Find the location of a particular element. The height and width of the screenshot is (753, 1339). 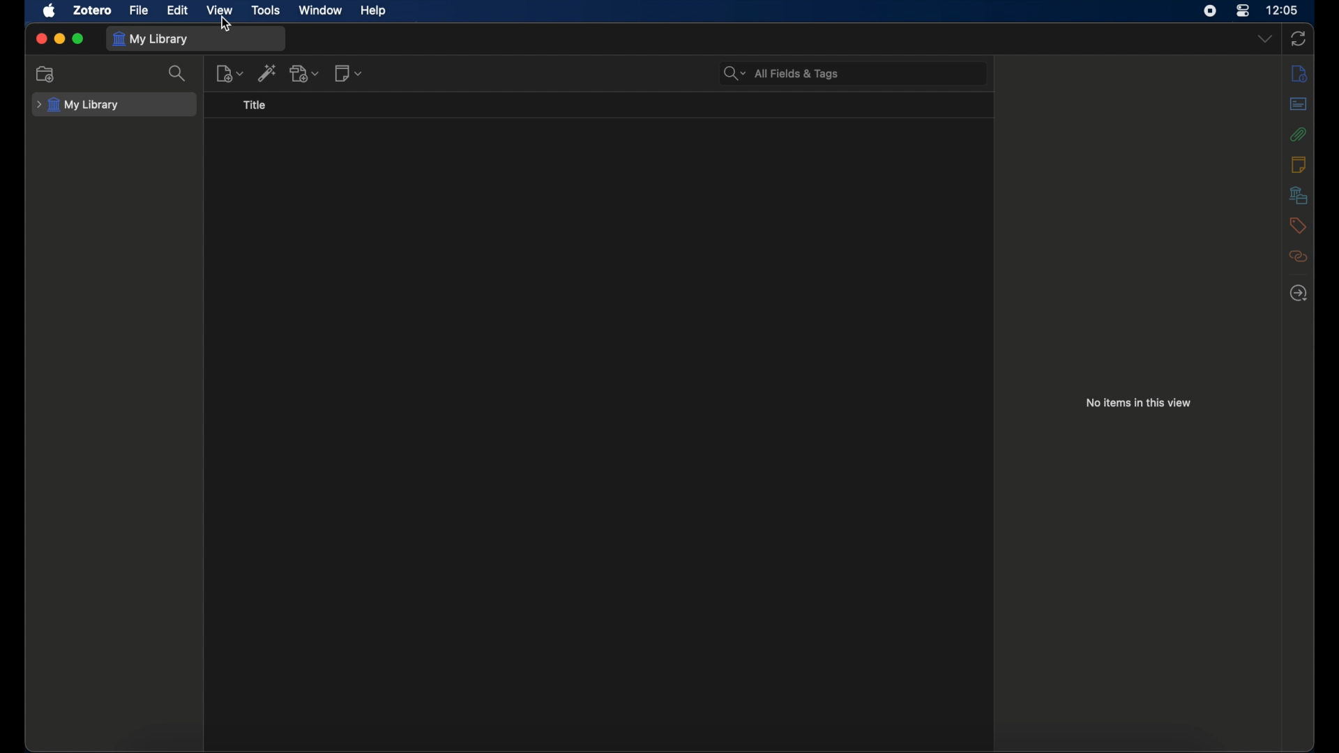

no items in this view is located at coordinates (1139, 402).